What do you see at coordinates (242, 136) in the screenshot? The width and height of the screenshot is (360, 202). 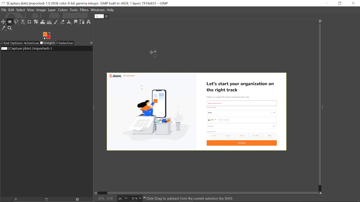 I see `21-50` at bounding box center [242, 136].